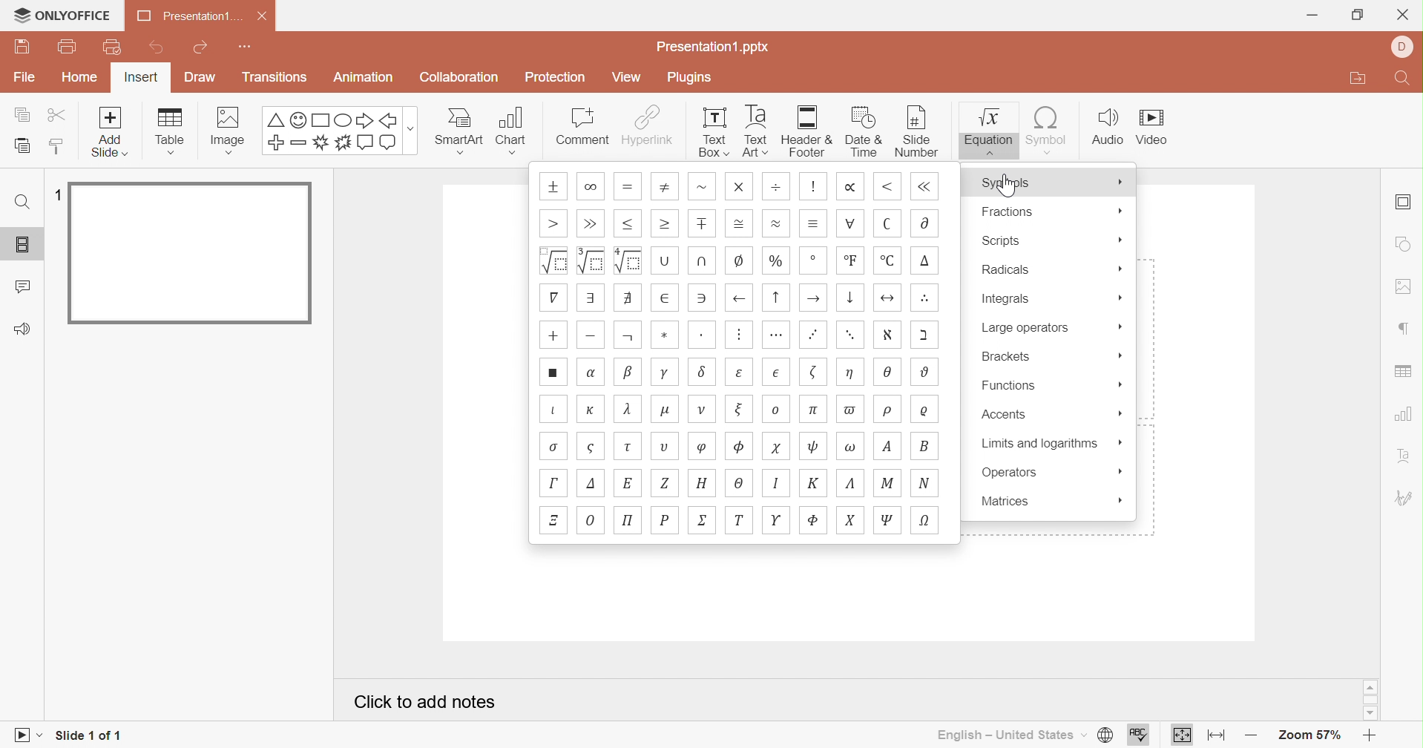 The width and height of the screenshot is (1423, 748). Describe the element at coordinates (1052, 209) in the screenshot. I see `Fractions` at that location.